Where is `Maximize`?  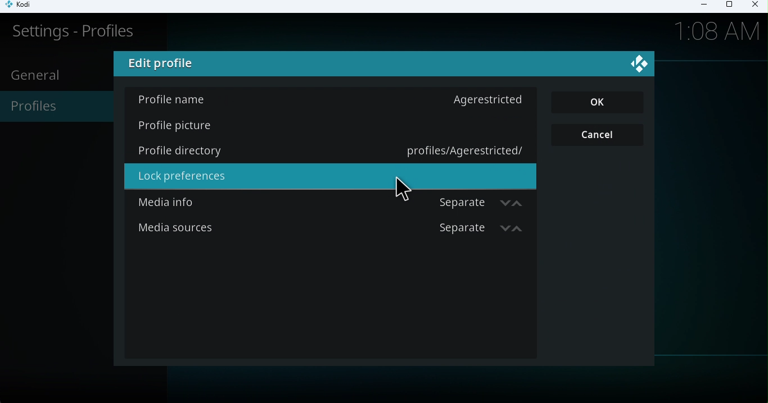 Maximize is located at coordinates (729, 7).